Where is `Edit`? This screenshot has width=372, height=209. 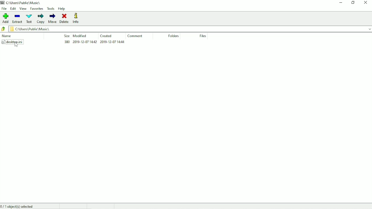
Edit is located at coordinates (13, 9).